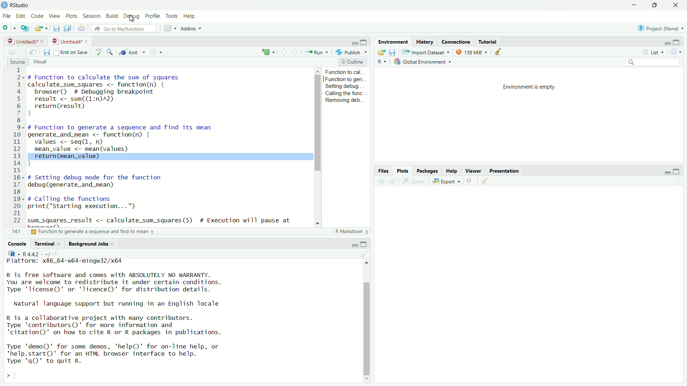 The width and height of the screenshot is (687, 386). I want to click on clear console, so click(365, 253).